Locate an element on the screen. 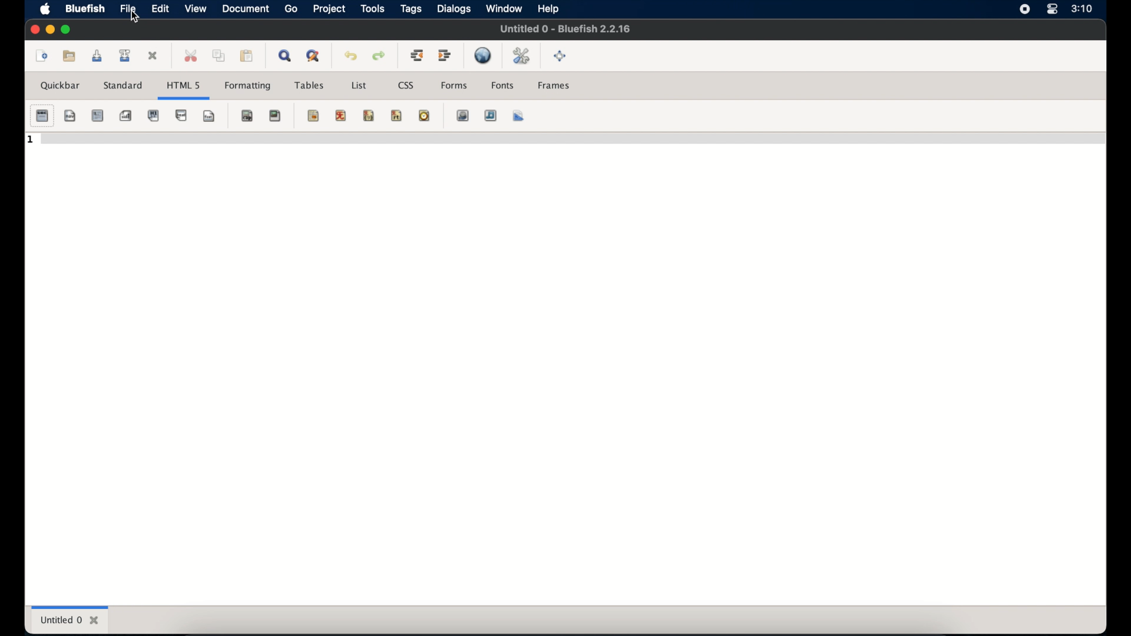 The width and height of the screenshot is (1131, 636). fullscreen  is located at coordinates (560, 56).